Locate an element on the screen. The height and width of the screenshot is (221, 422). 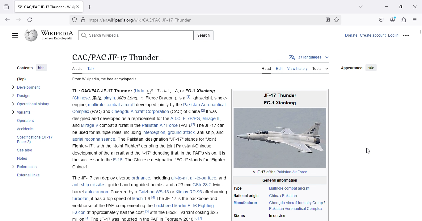
Appearance is located at coordinates (352, 68).